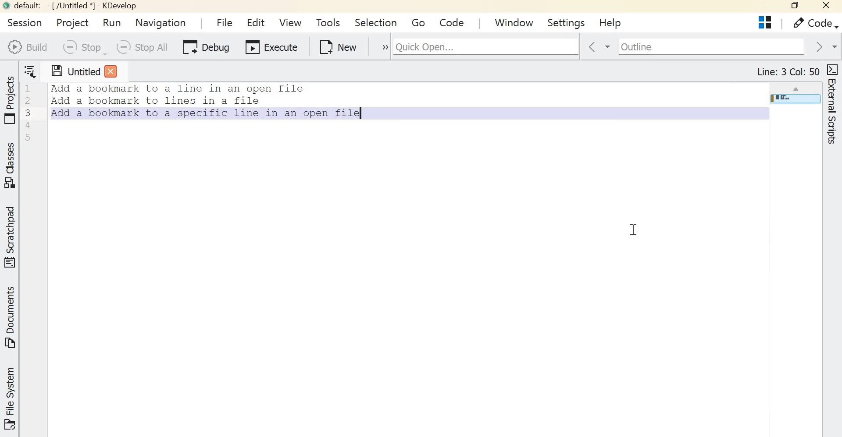 Image resolution: width=842 pixels, height=437 pixels. Describe the element at coordinates (178, 93) in the screenshot. I see `` at that location.